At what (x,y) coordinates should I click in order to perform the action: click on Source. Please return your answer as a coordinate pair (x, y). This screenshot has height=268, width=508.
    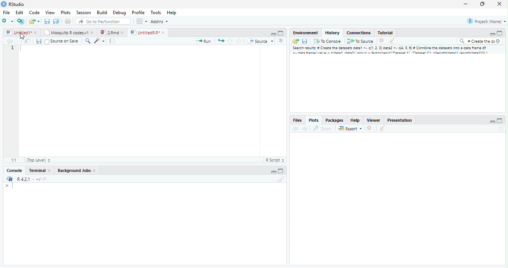
    Looking at the image, I should click on (260, 42).